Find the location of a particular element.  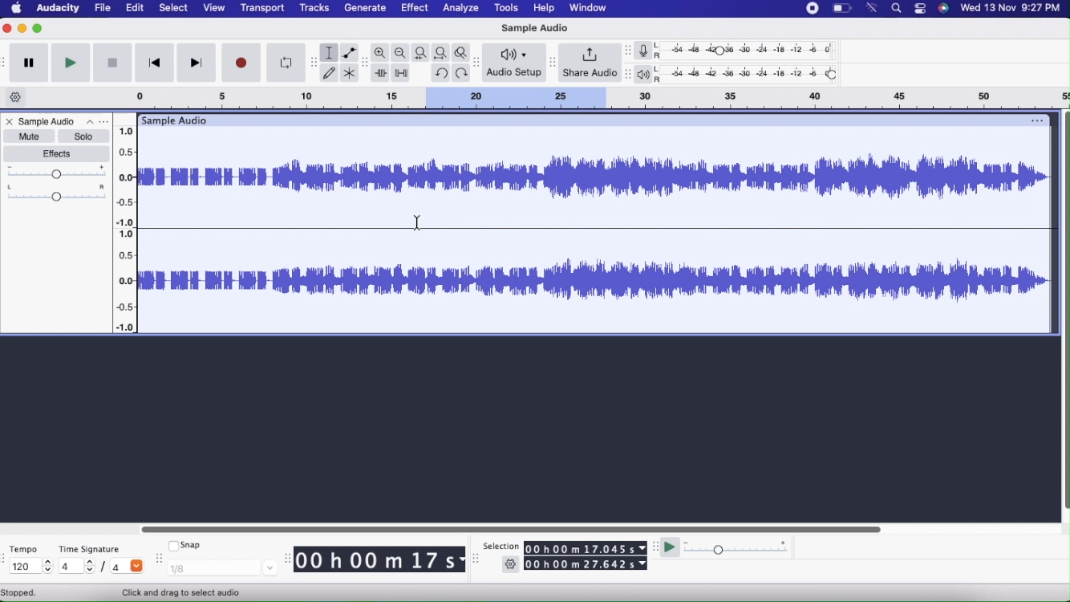

Selection Tool is located at coordinates (184, 592).